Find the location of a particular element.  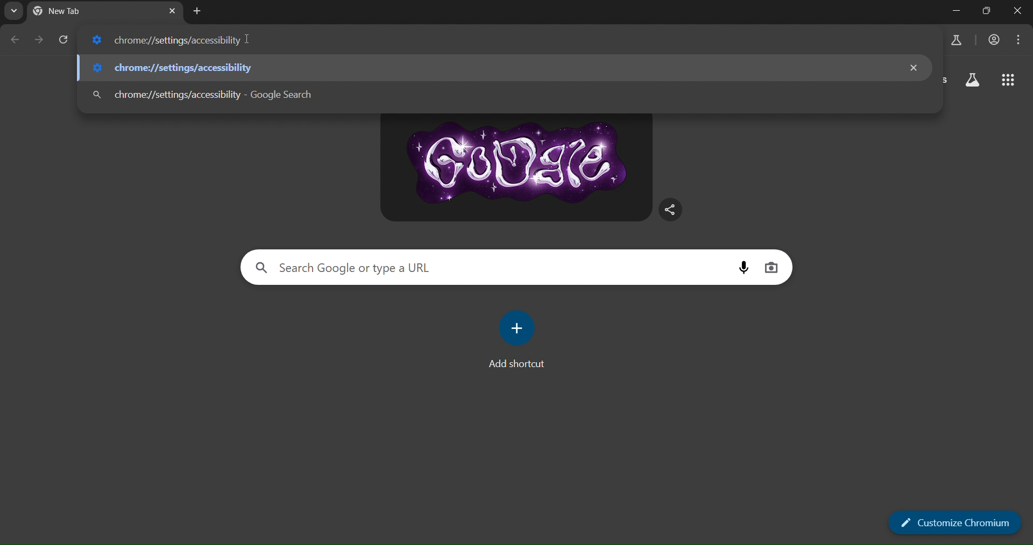

adjust window is located at coordinates (982, 14).